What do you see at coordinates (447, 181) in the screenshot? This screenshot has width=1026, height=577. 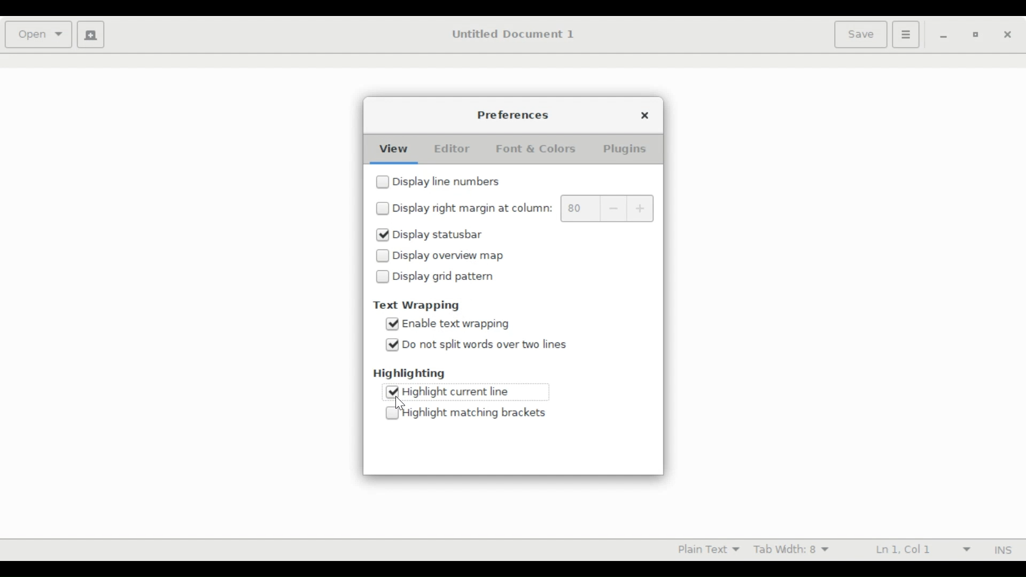 I see `Display line number` at bounding box center [447, 181].